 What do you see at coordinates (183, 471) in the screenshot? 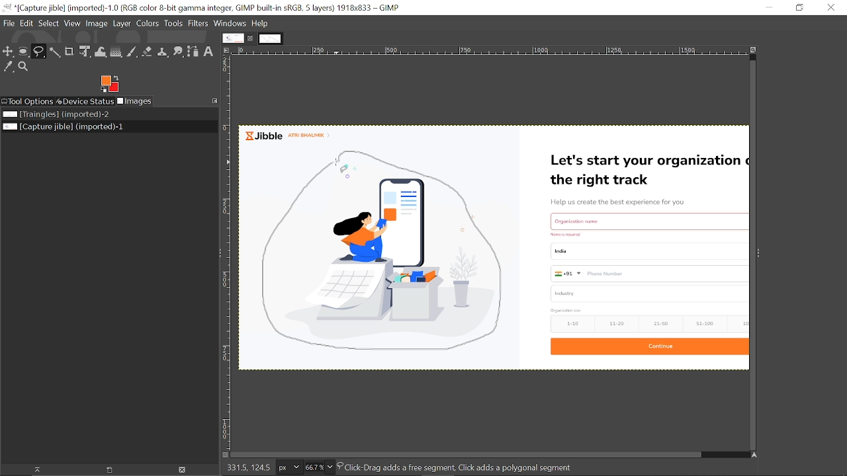
I see `Delete this image` at bounding box center [183, 471].